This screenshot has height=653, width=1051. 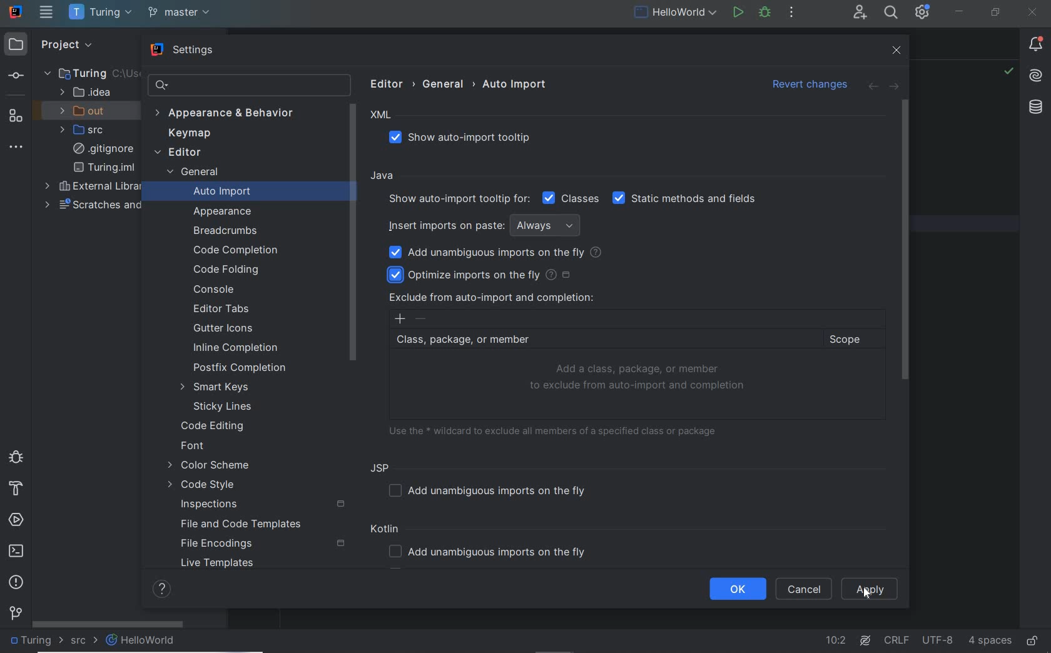 What do you see at coordinates (263, 505) in the screenshot?
I see `INSPECTIONS` at bounding box center [263, 505].